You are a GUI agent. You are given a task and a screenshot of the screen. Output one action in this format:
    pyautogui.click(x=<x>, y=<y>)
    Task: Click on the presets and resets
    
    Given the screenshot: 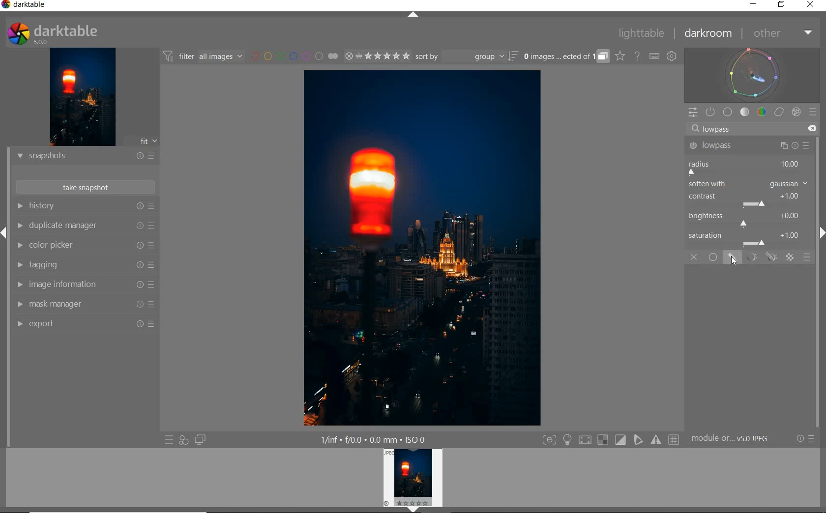 What is the action you would take?
    pyautogui.click(x=153, y=206)
    